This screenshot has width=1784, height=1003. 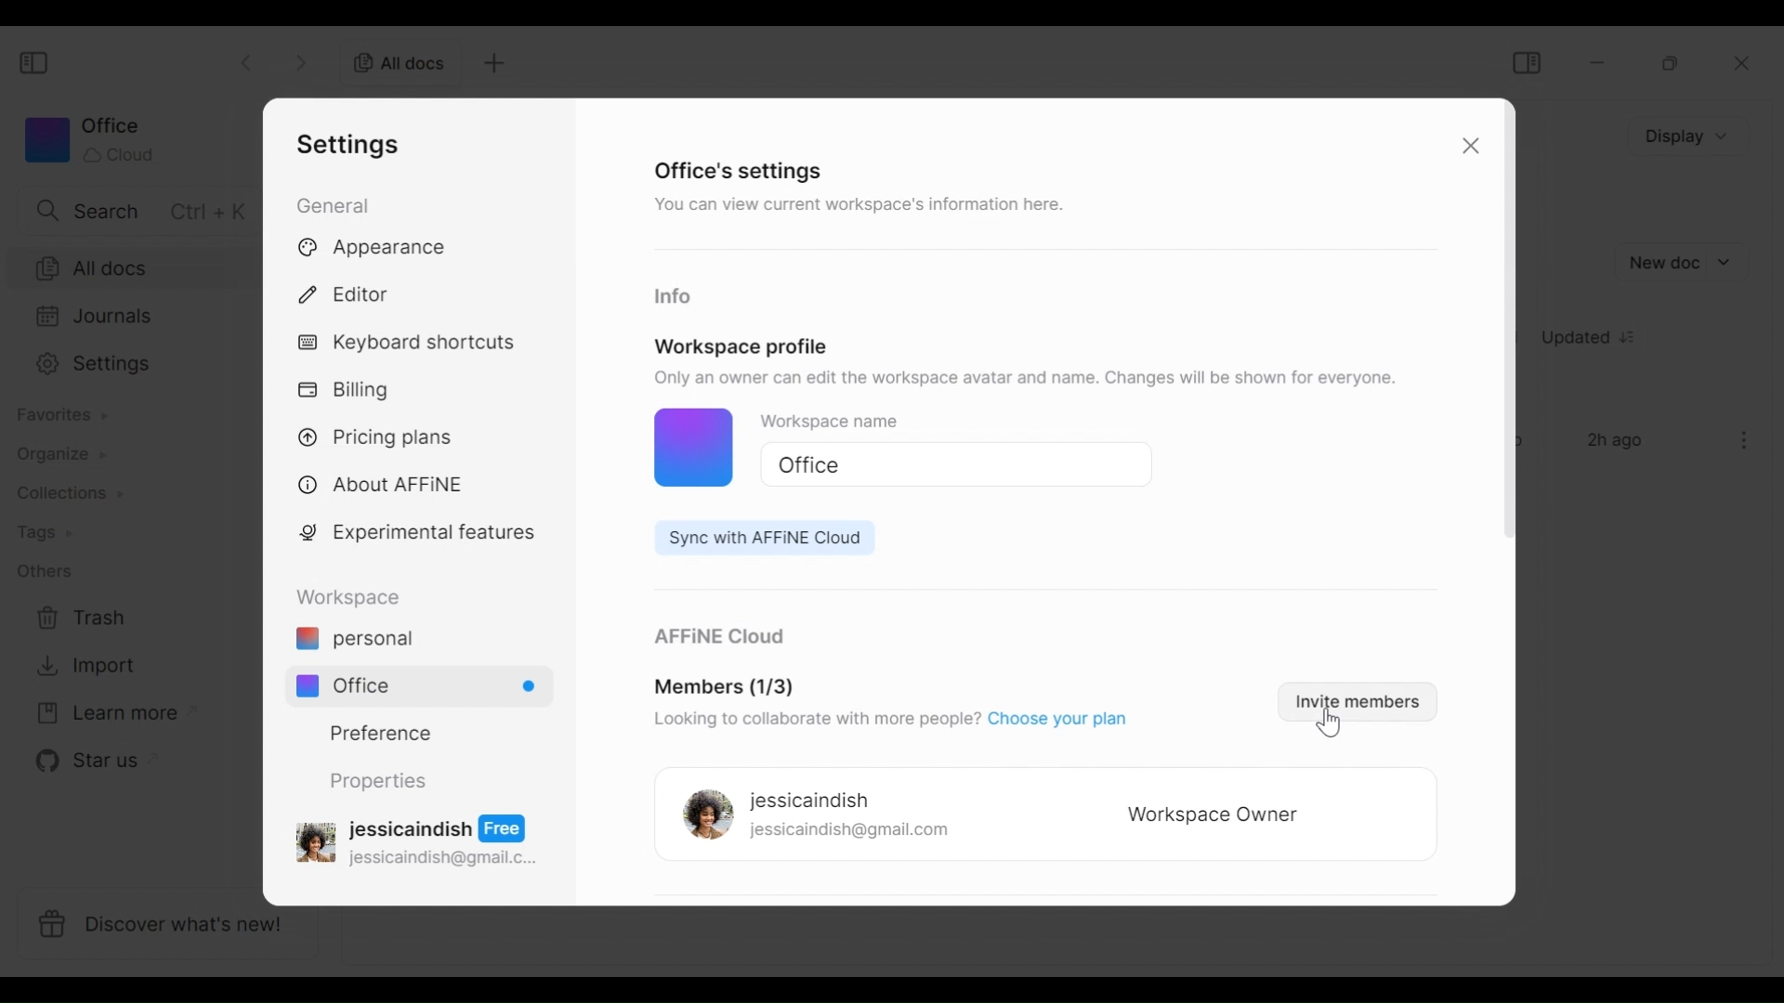 What do you see at coordinates (137, 210) in the screenshot?
I see `Search` at bounding box center [137, 210].